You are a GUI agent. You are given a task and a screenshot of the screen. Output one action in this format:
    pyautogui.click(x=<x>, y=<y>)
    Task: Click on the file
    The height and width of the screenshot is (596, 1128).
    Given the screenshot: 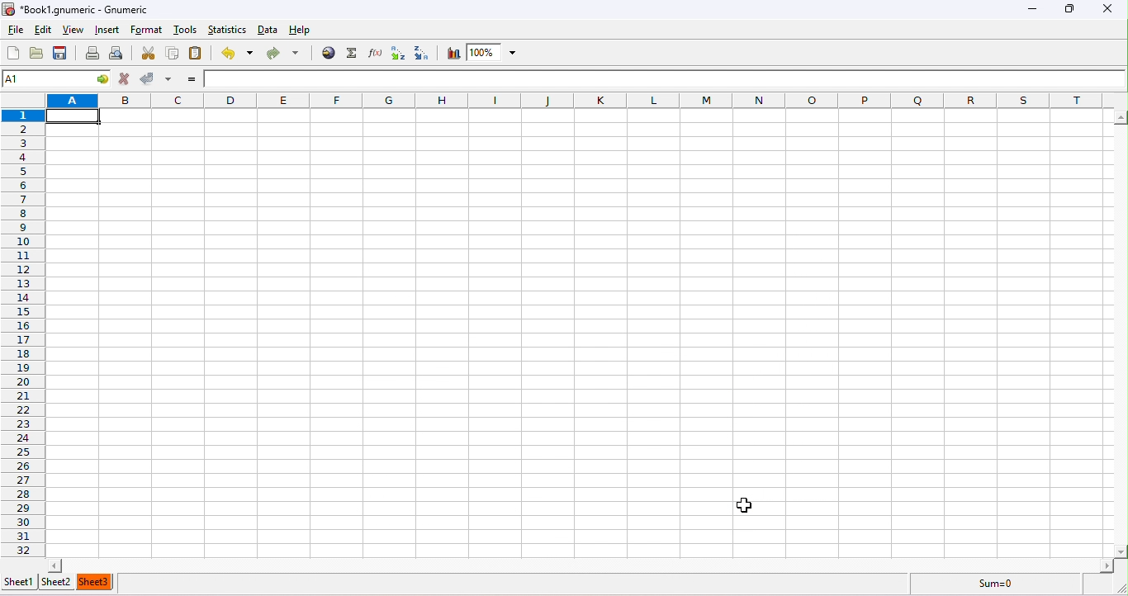 What is the action you would take?
    pyautogui.click(x=15, y=29)
    